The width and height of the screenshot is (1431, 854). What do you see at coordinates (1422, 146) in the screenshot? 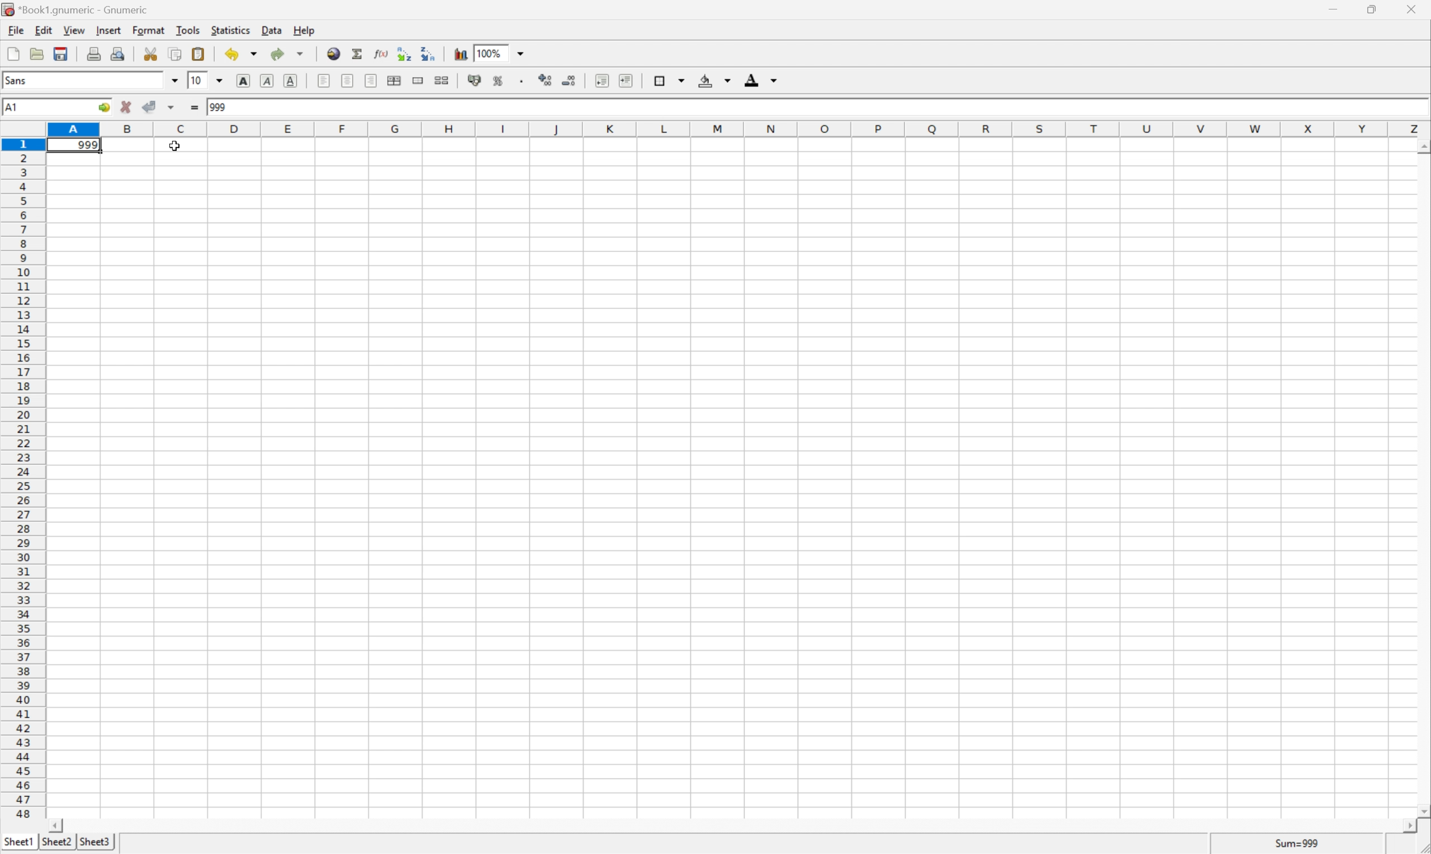
I see `scroll up` at bounding box center [1422, 146].